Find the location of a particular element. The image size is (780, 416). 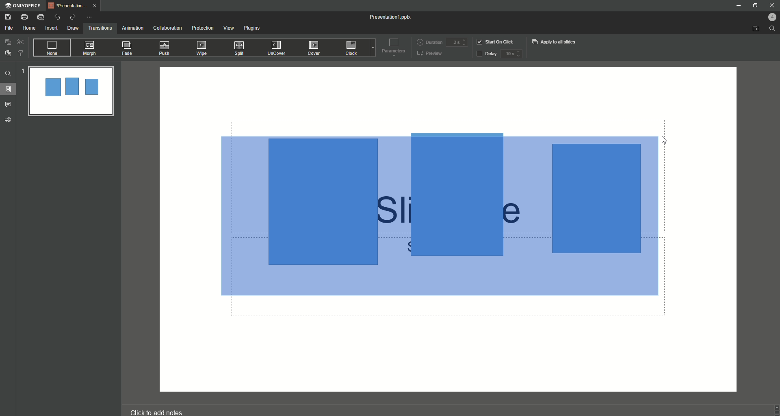

Apply to all slides is located at coordinates (555, 42).